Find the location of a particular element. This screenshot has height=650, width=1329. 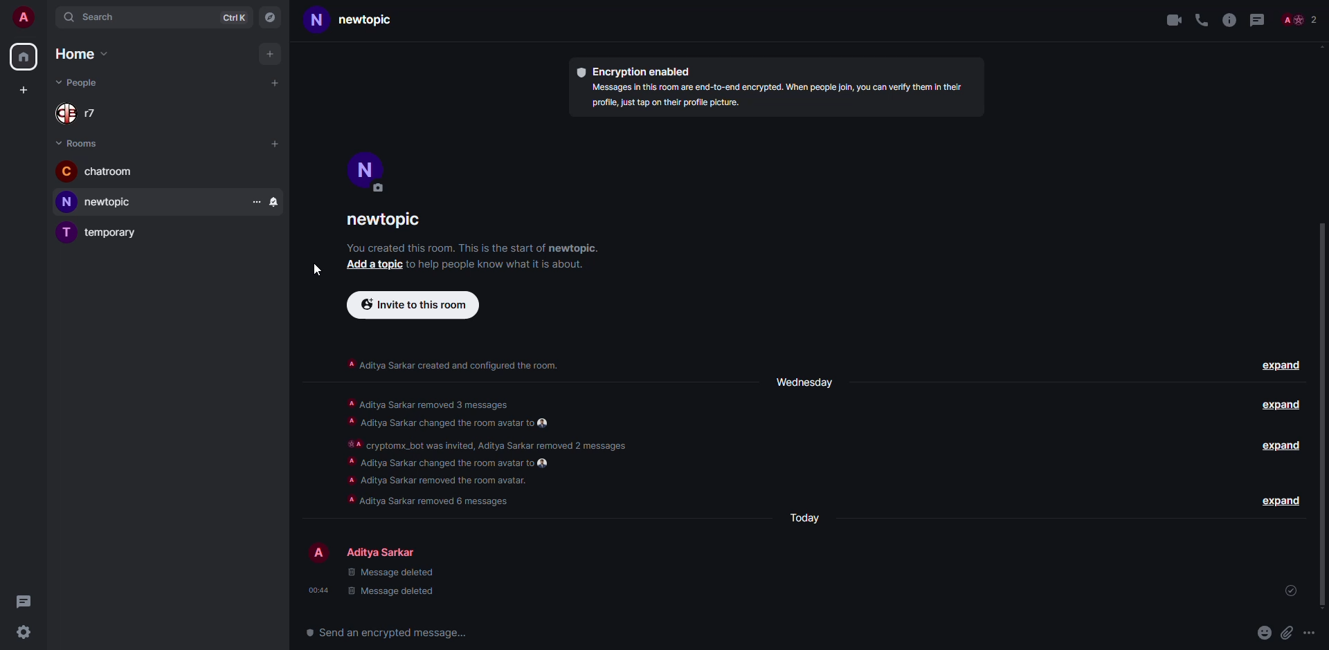

room is located at coordinates (387, 221).